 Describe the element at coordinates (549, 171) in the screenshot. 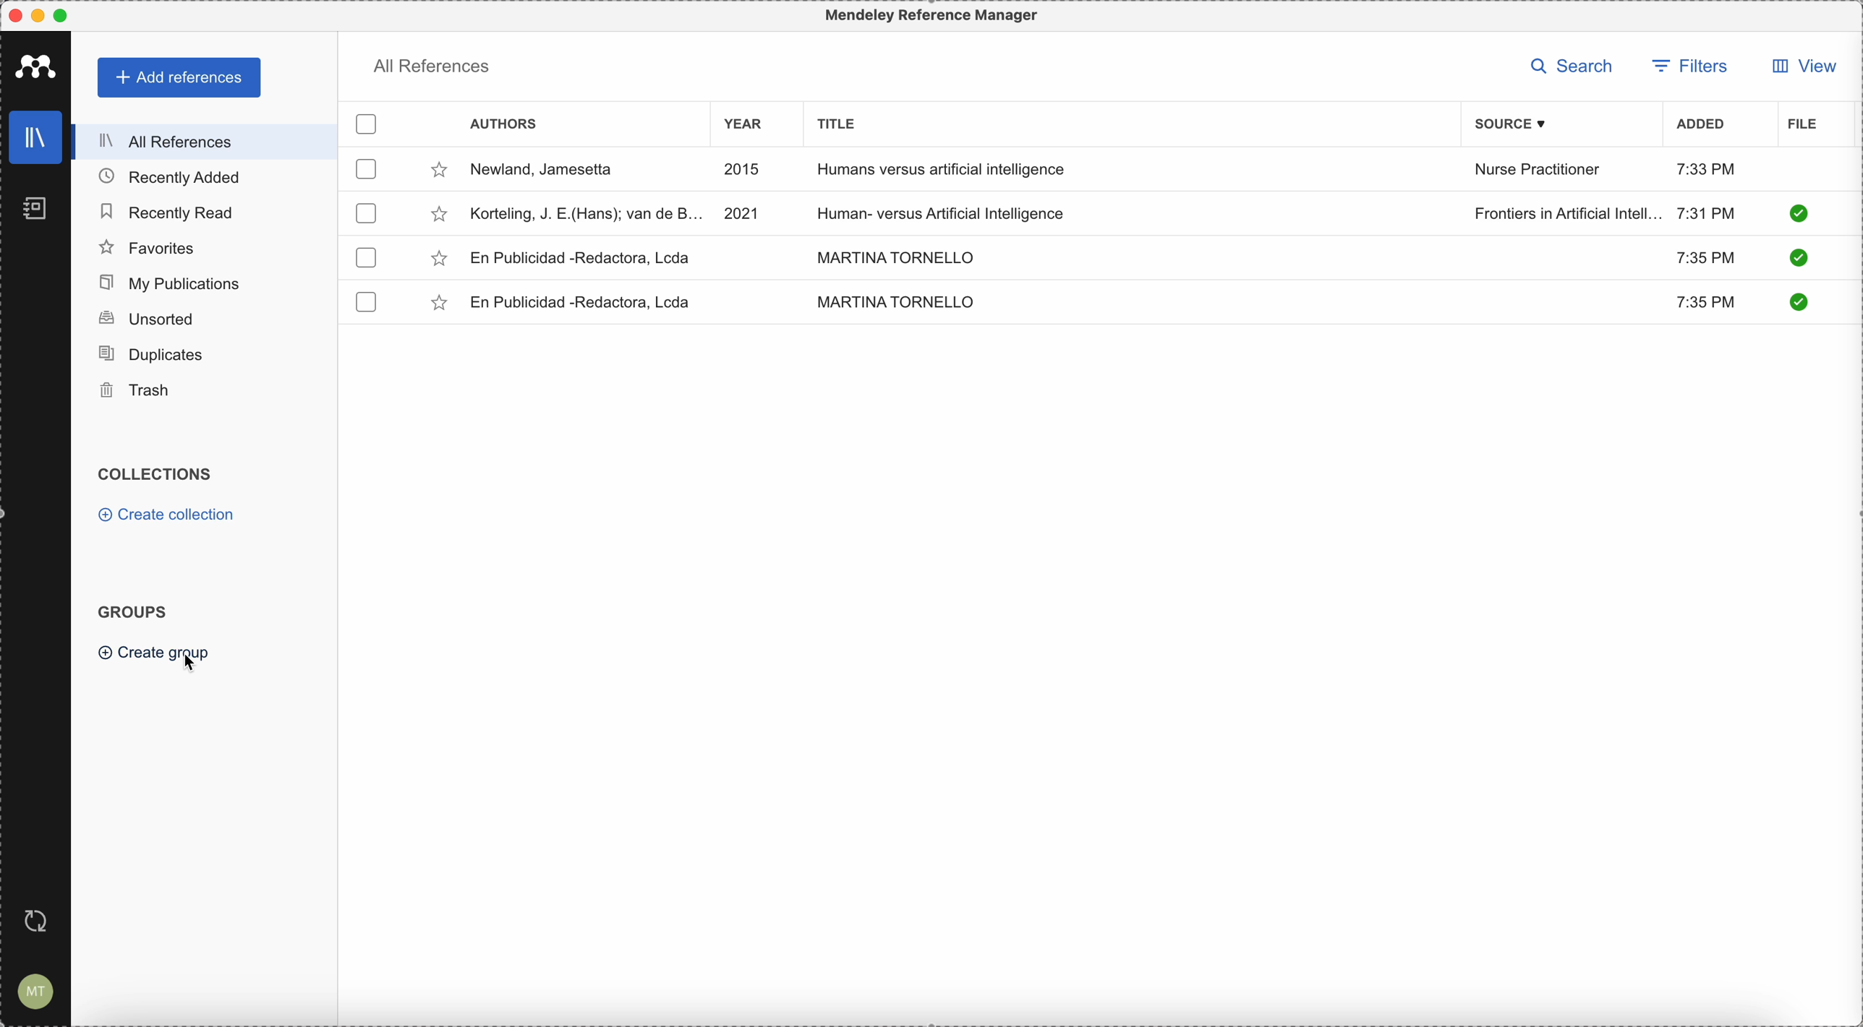

I see `Newland, Jamesetta` at that location.